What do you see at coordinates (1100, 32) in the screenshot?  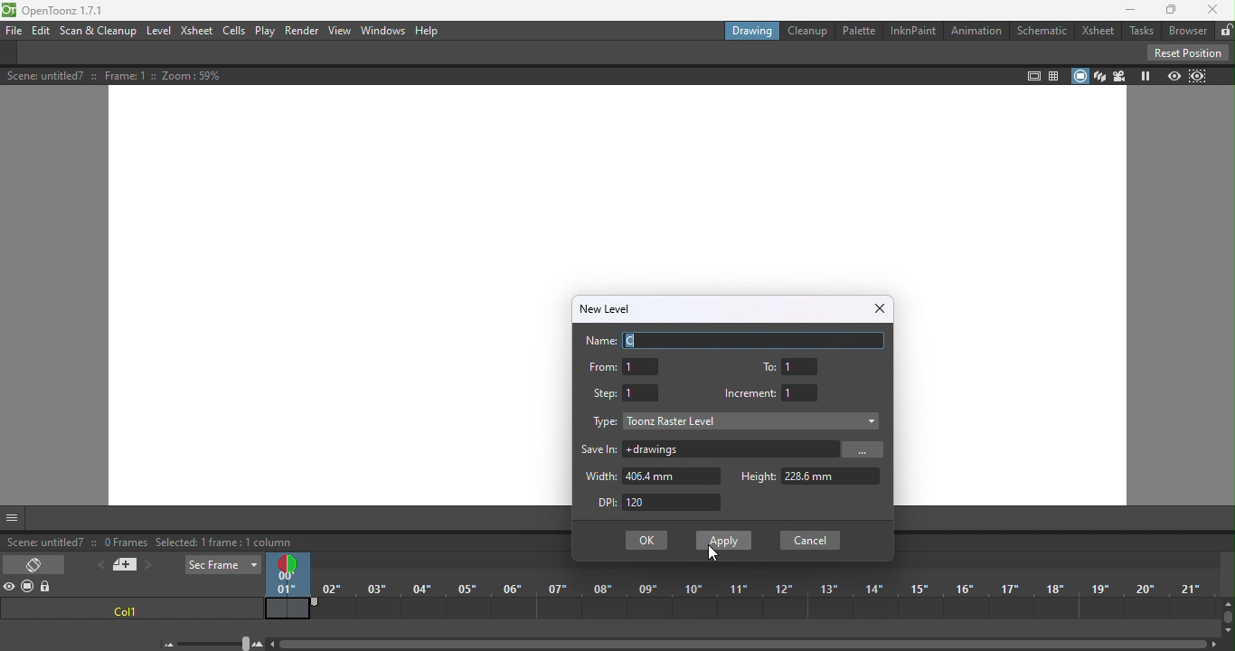 I see `Xsheet` at bounding box center [1100, 32].